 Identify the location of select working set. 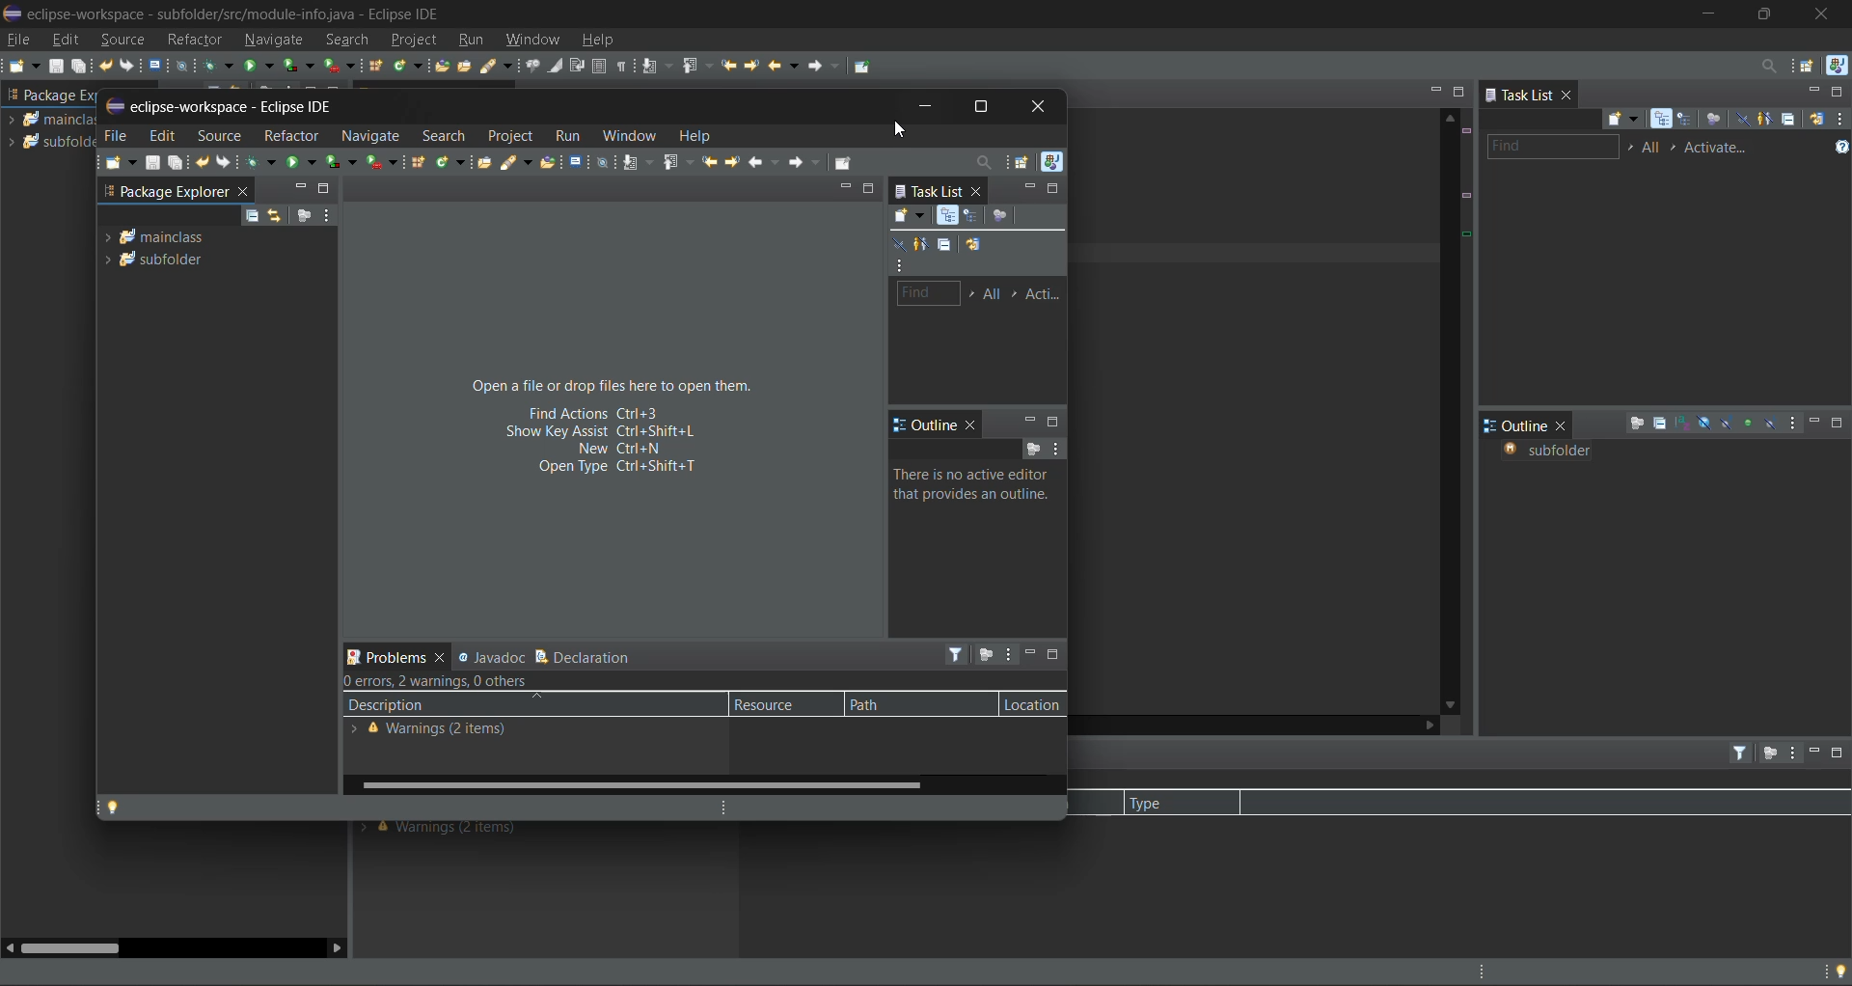
(974, 294).